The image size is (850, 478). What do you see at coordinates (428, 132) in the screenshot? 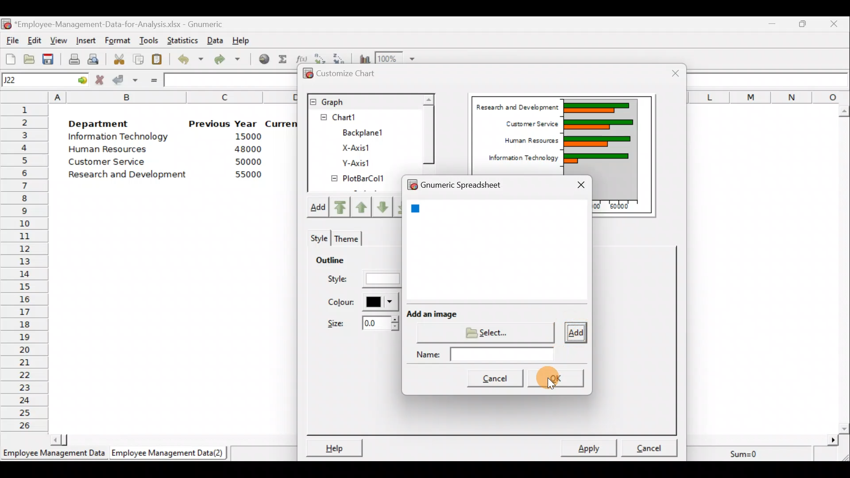
I see `Scroll bar` at bounding box center [428, 132].